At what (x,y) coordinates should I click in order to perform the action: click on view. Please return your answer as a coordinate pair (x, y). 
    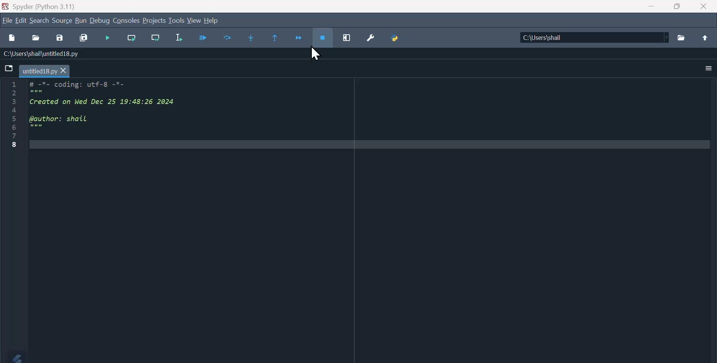
    Looking at the image, I should click on (195, 20).